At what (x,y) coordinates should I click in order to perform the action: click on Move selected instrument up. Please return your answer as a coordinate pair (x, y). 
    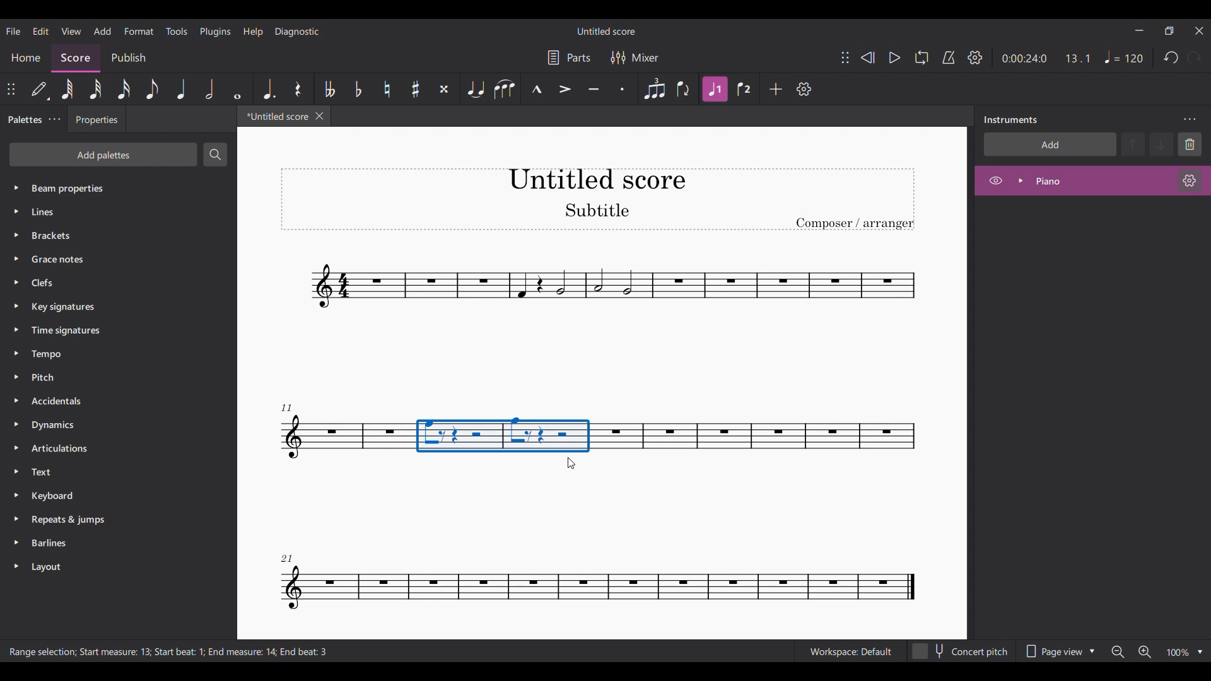
    Looking at the image, I should click on (1135, 143).